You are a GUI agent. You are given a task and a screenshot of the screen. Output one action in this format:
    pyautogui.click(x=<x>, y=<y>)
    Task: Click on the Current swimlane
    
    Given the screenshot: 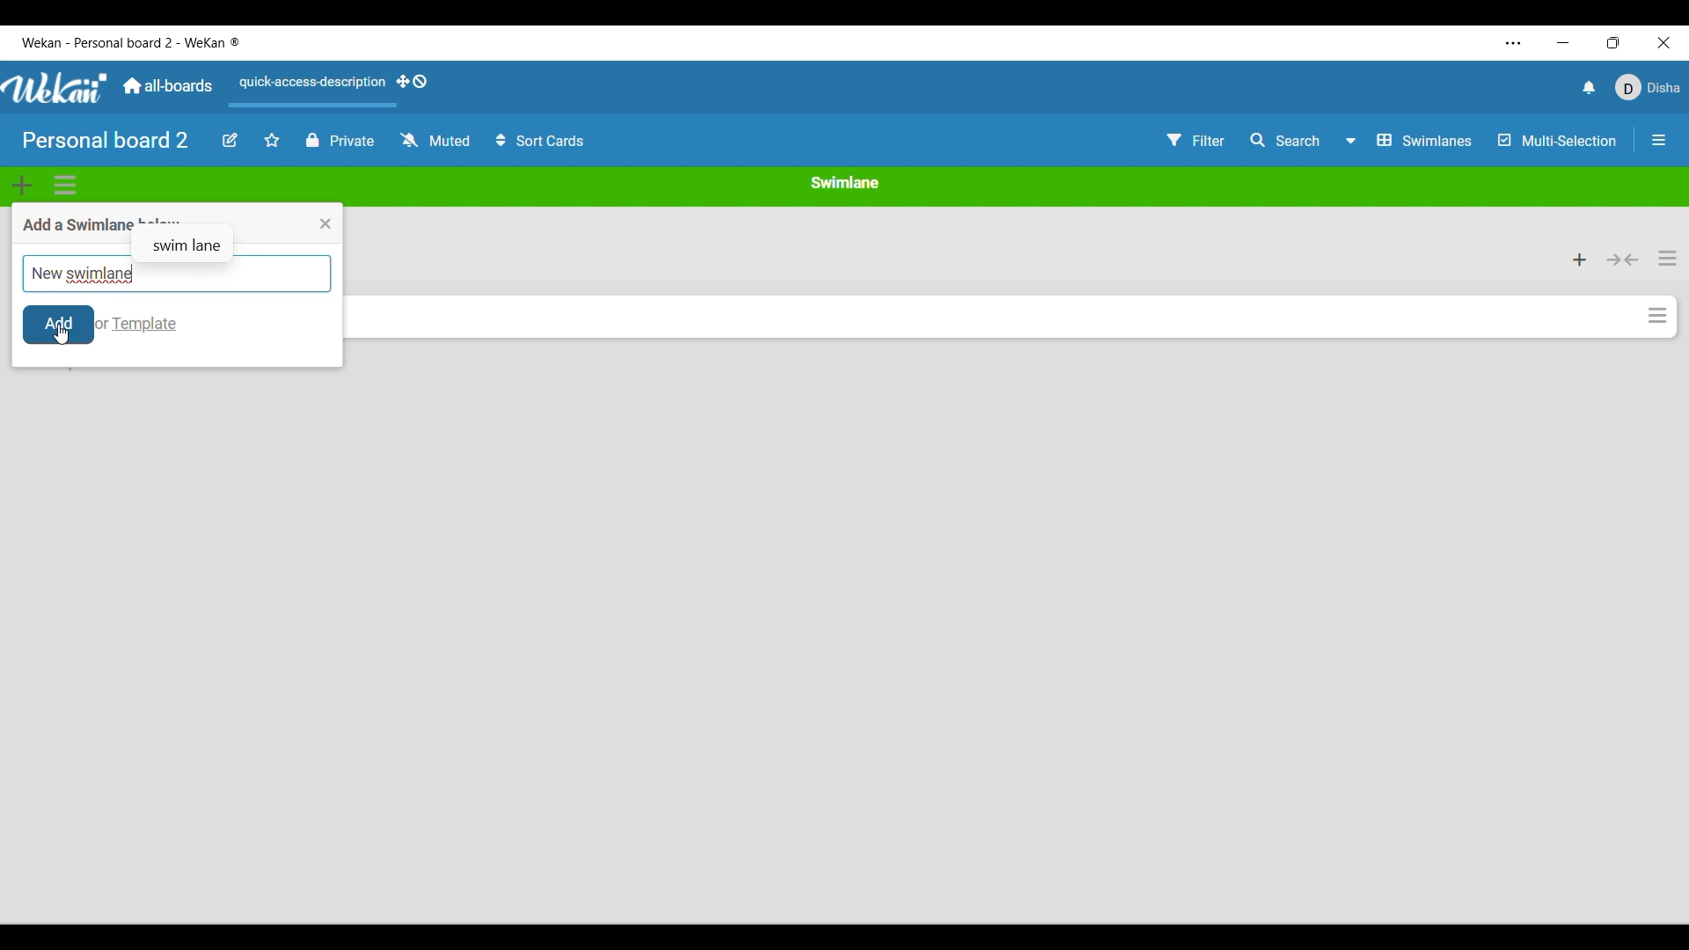 What is the action you would take?
    pyautogui.click(x=844, y=182)
    